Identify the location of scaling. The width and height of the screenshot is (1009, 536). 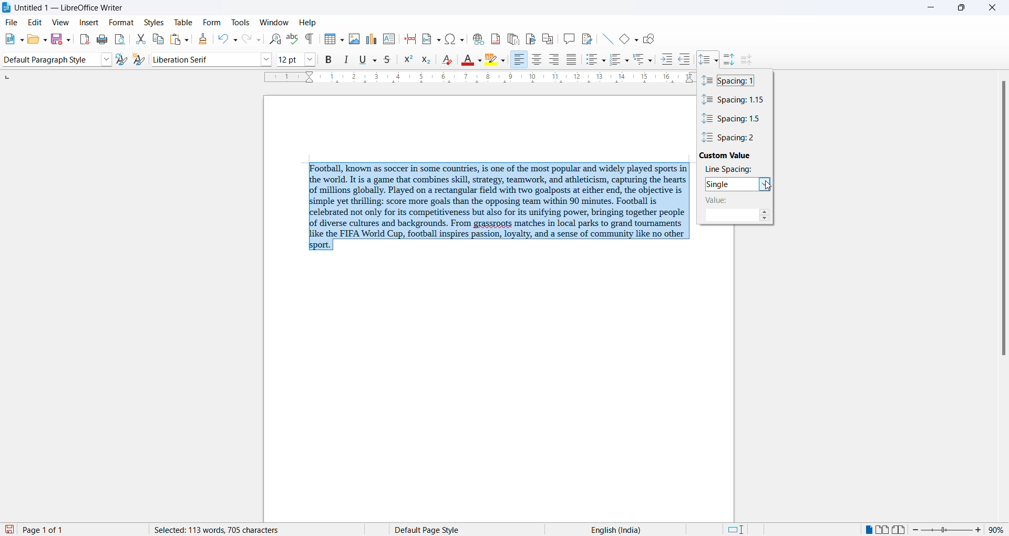
(473, 79).